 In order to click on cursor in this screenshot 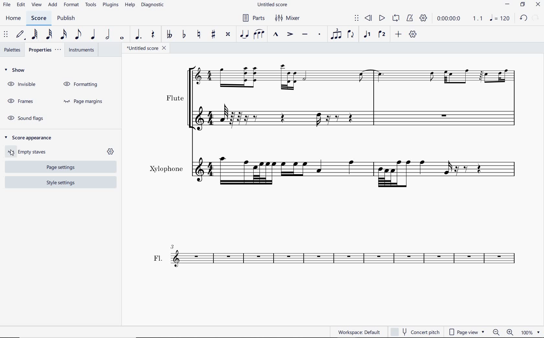, I will do `click(11, 155)`.